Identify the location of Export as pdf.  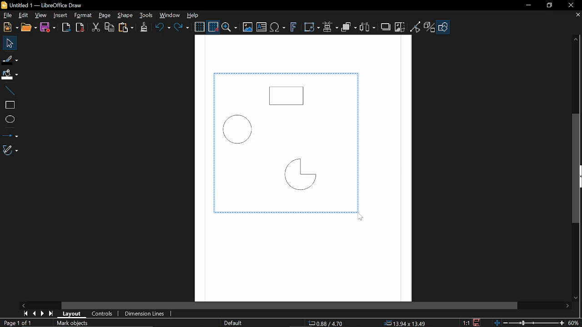
(80, 28).